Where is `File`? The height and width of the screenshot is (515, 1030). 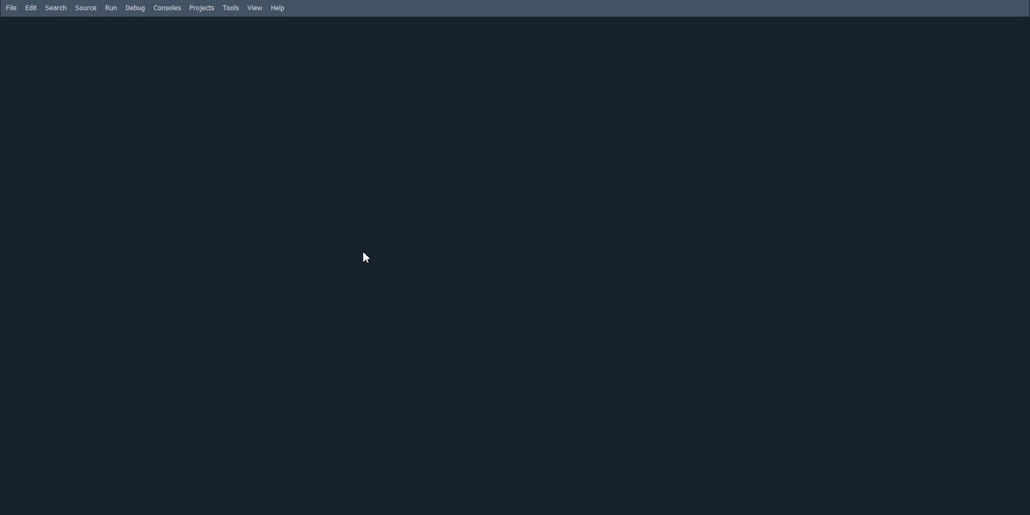 File is located at coordinates (11, 8).